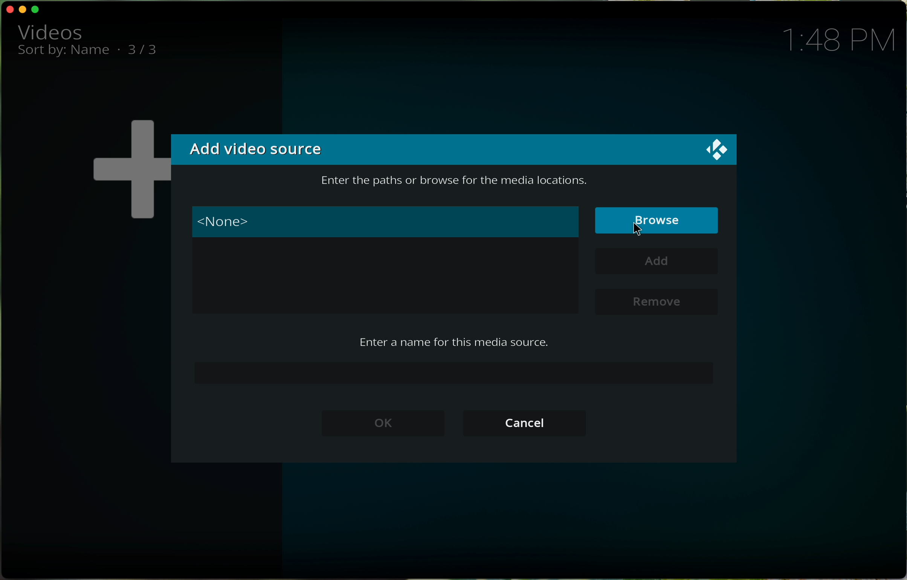 The height and width of the screenshot is (580, 907). I want to click on OK button, so click(384, 424).